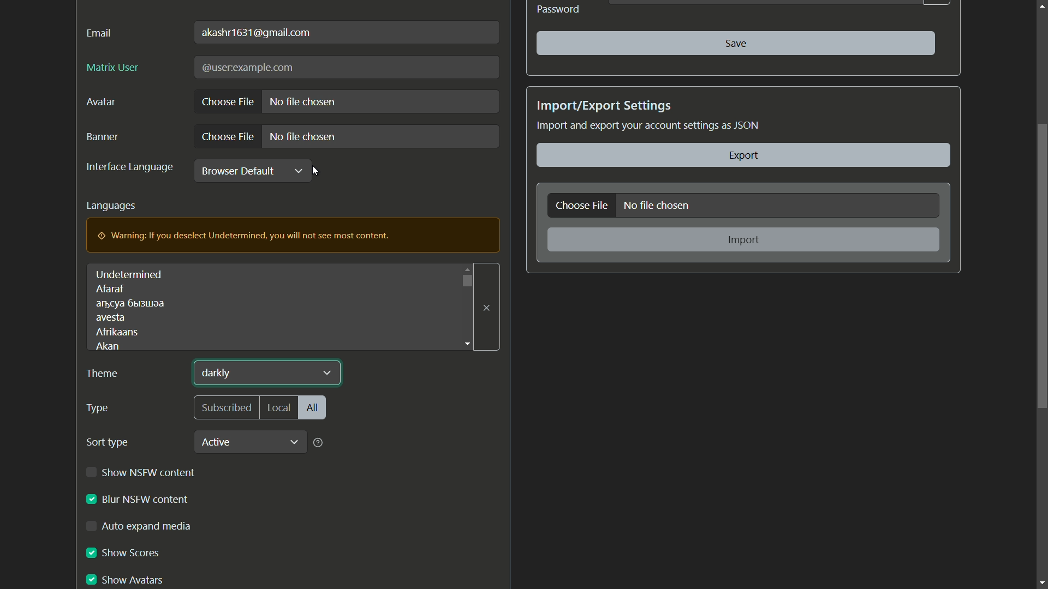  Describe the element at coordinates (150, 472) in the screenshot. I see `show nsfw content` at that location.